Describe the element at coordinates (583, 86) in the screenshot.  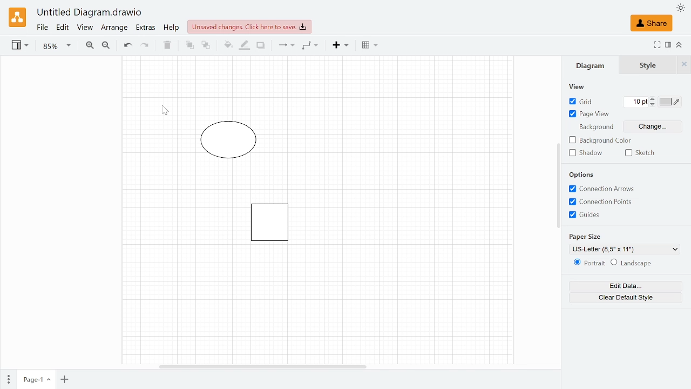
I see `View` at that location.